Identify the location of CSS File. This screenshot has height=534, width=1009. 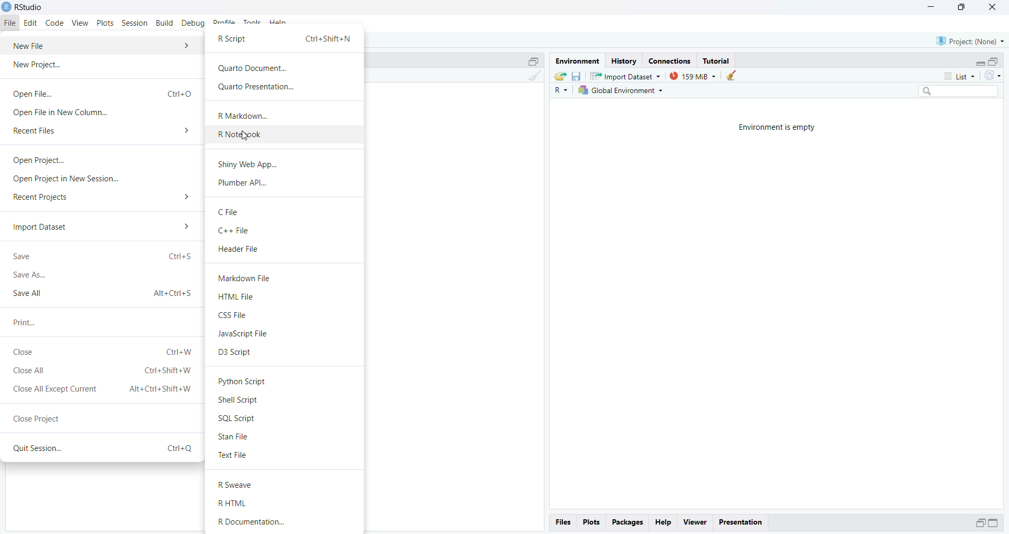
(233, 316).